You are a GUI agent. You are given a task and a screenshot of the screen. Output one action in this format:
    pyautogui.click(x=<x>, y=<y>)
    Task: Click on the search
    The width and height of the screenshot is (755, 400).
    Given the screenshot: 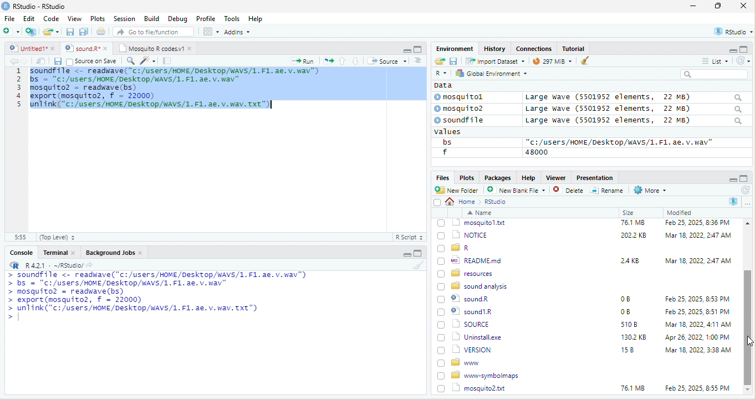 What is the action you would take?
    pyautogui.click(x=130, y=60)
    